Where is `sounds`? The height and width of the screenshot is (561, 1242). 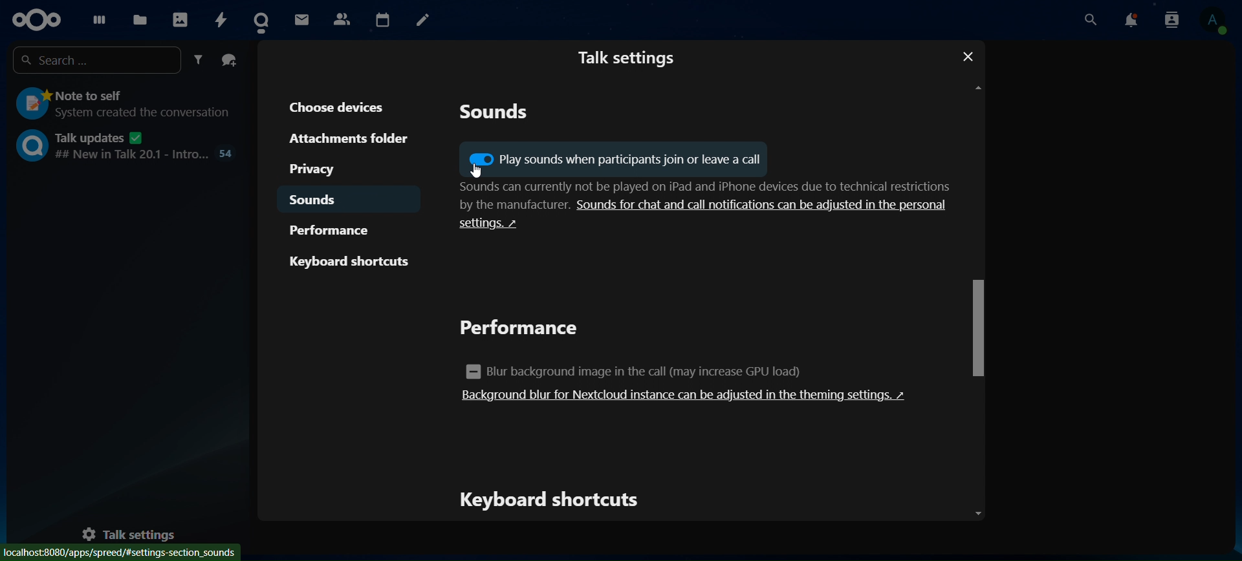 sounds is located at coordinates (320, 201).